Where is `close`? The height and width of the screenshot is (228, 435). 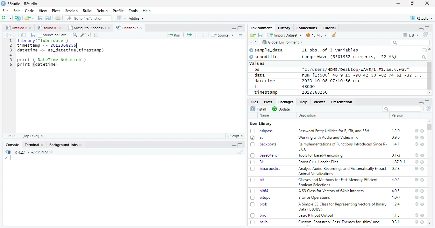
close is located at coordinates (423, 191).